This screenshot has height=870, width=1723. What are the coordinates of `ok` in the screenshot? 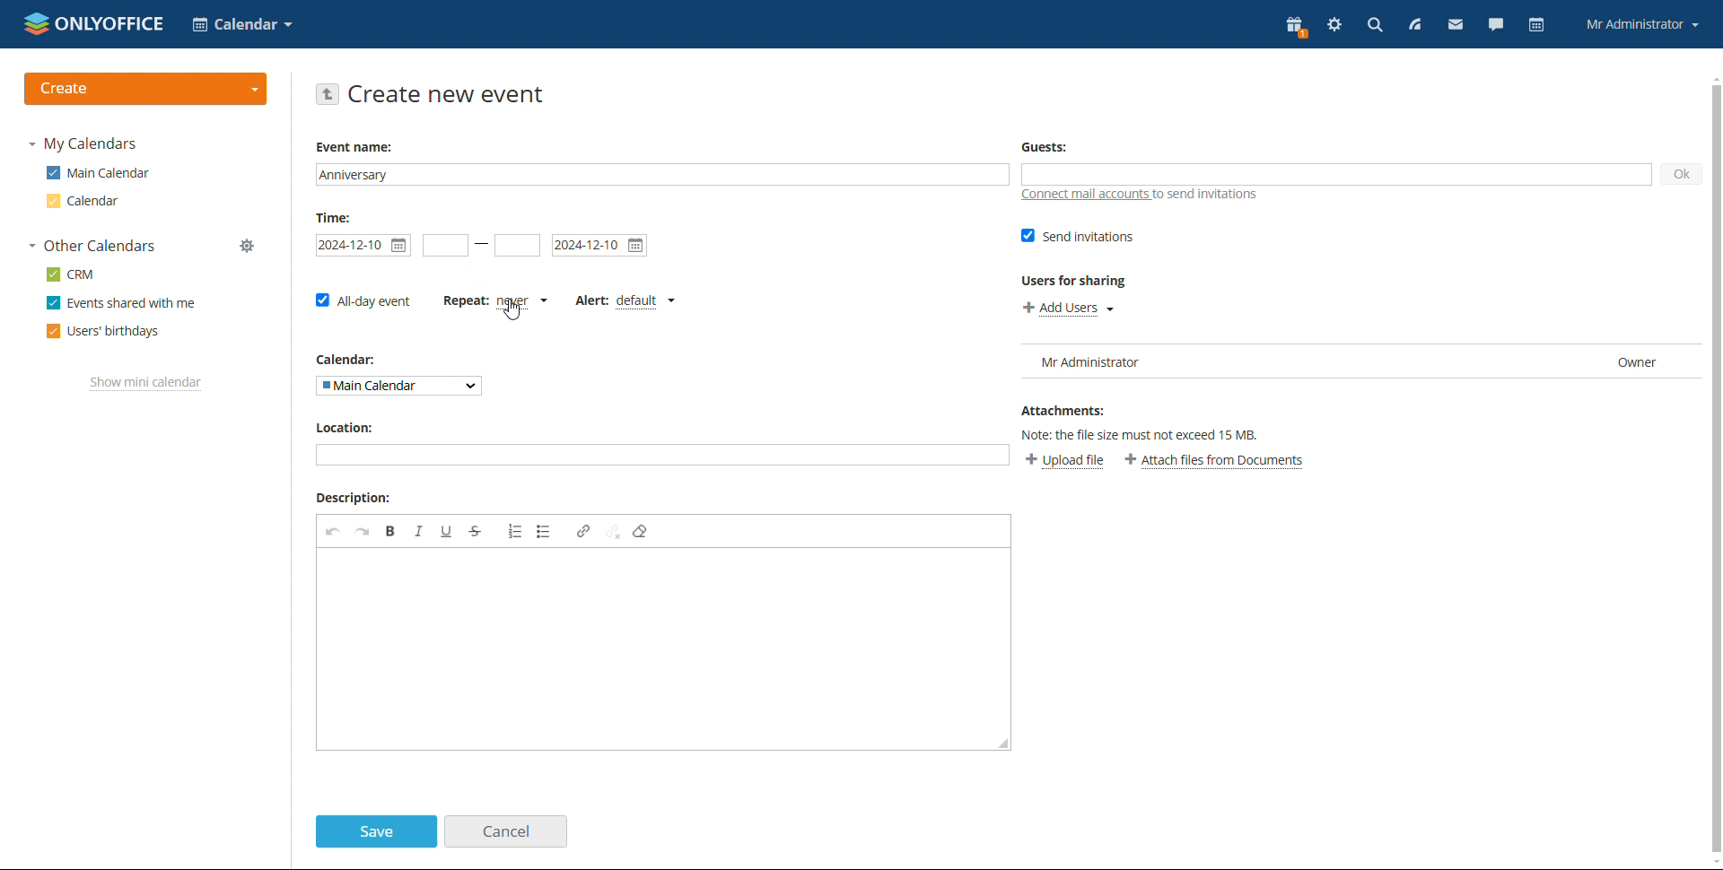 It's located at (1681, 174).